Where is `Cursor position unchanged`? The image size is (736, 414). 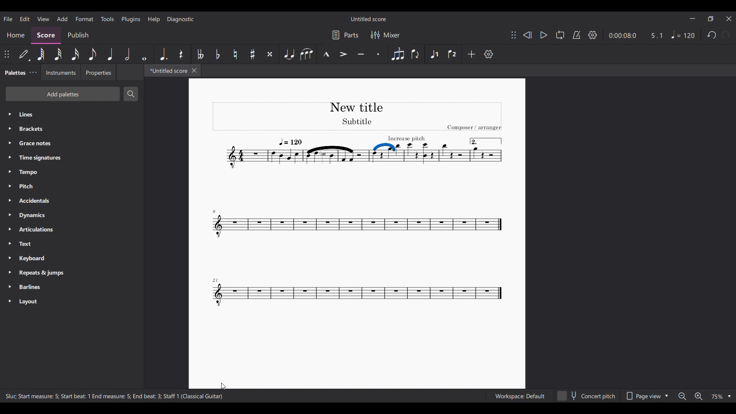
Cursor position unchanged is located at coordinates (223, 386).